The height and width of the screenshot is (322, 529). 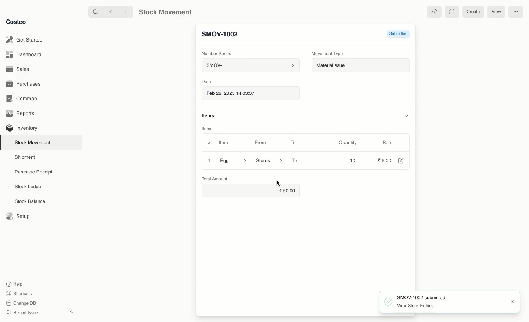 What do you see at coordinates (25, 158) in the screenshot?
I see `Shipment` at bounding box center [25, 158].